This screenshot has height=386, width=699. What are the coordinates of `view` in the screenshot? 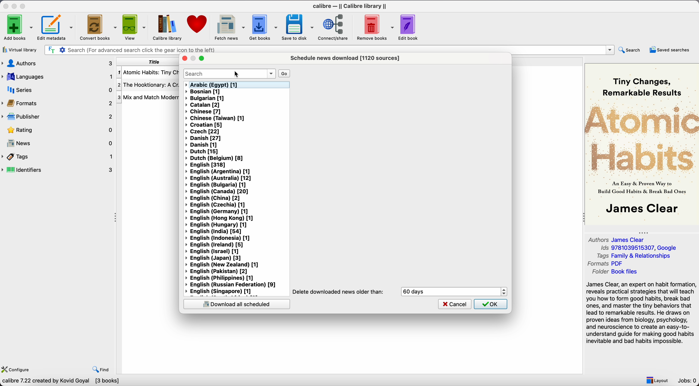 It's located at (134, 27).